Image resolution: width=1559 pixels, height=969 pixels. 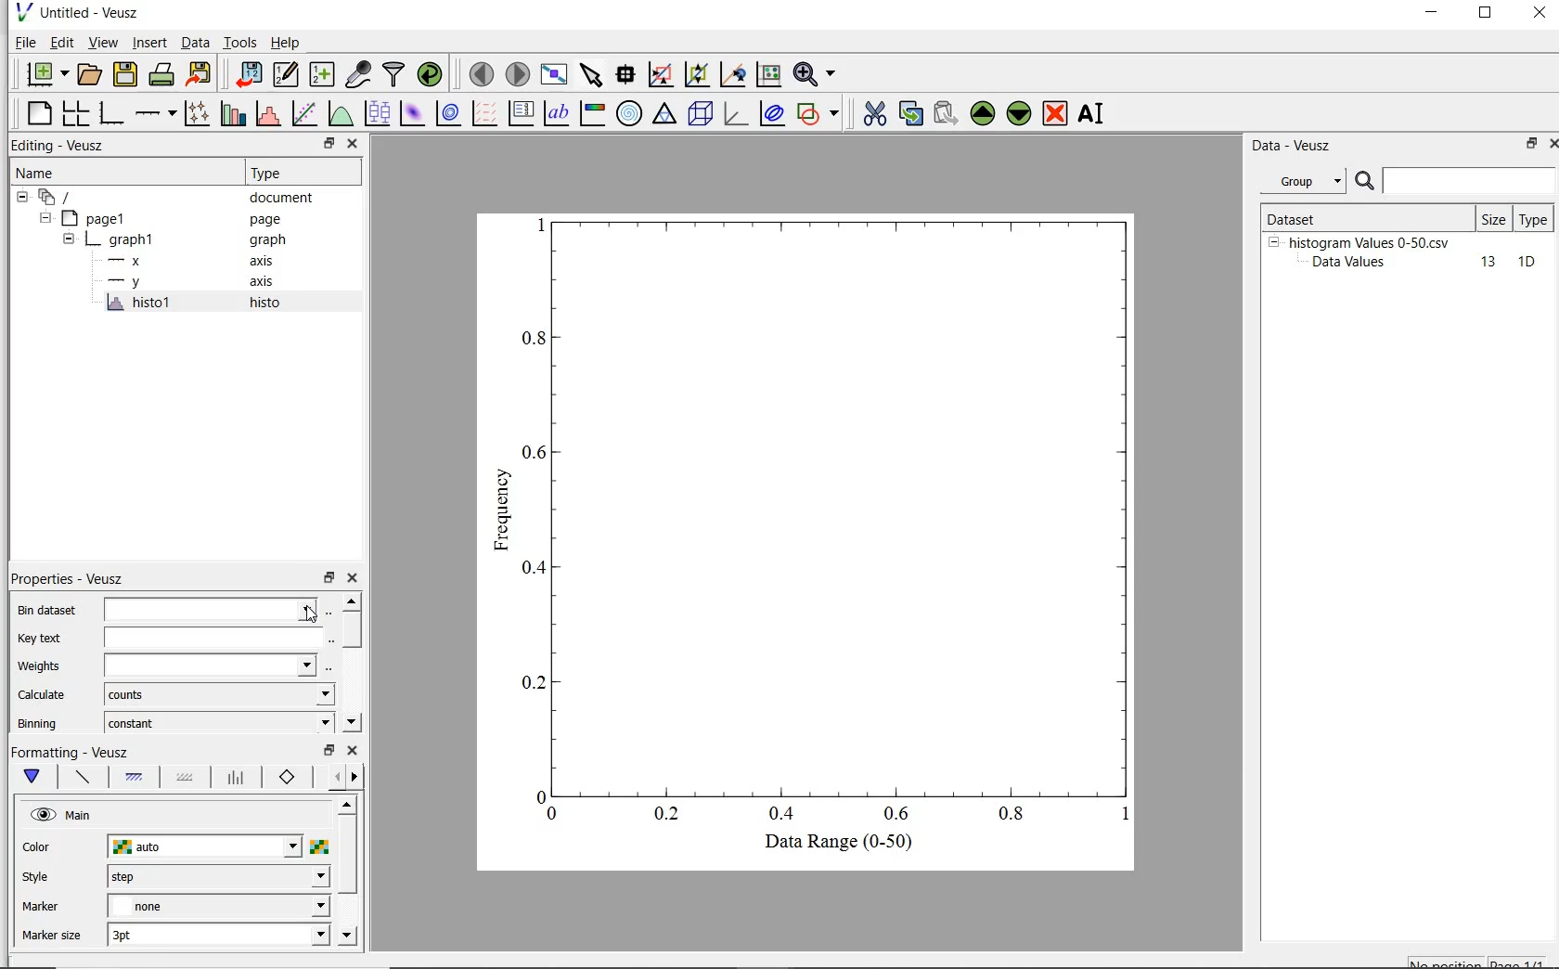 What do you see at coordinates (377, 112) in the screenshot?
I see `plot boxplots` at bounding box center [377, 112].